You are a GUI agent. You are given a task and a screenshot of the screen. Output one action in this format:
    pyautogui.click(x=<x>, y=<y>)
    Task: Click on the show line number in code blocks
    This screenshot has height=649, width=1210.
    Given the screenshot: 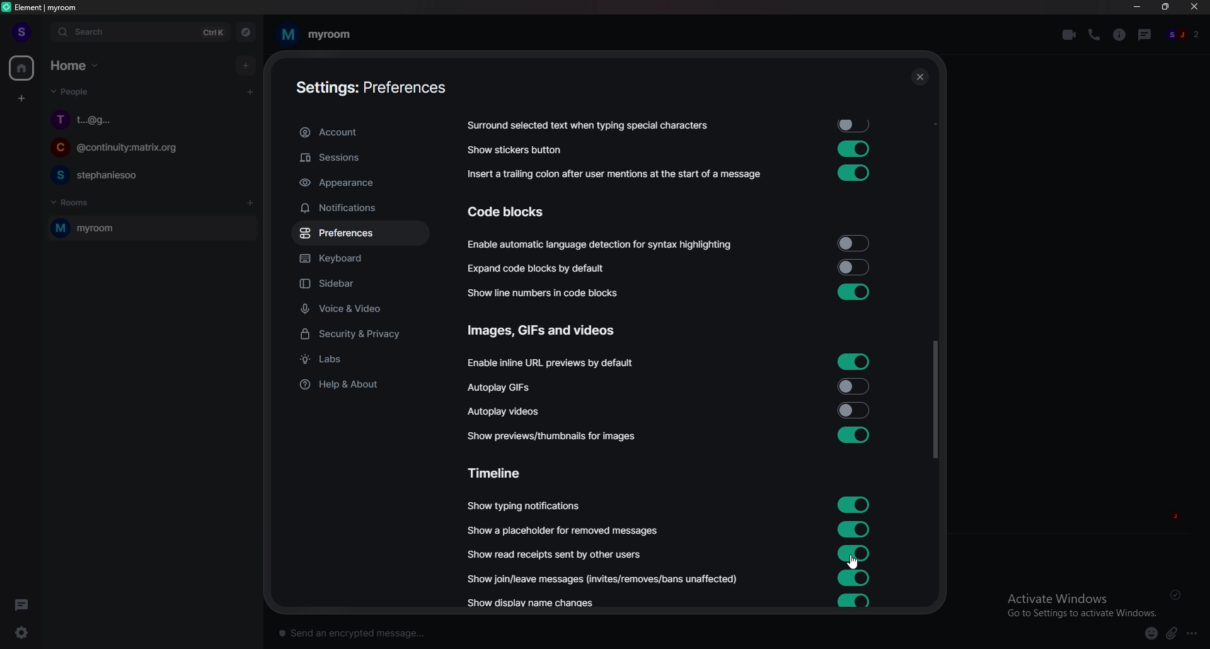 What is the action you would take?
    pyautogui.click(x=550, y=292)
    